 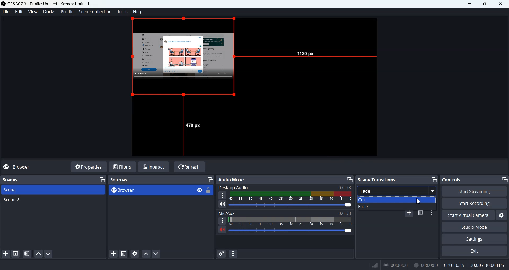 I want to click on Studio Mode, so click(x=474, y=227).